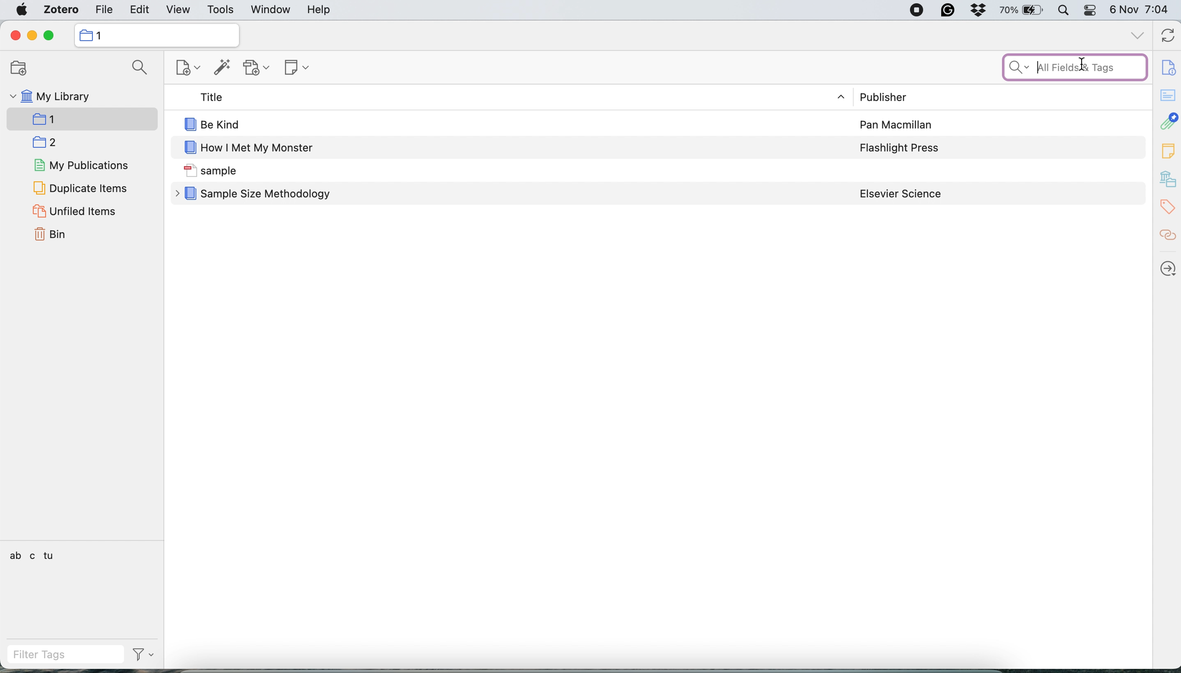 This screenshot has height=673, width=1181. Describe the element at coordinates (80, 188) in the screenshot. I see `duplicate items` at that location.